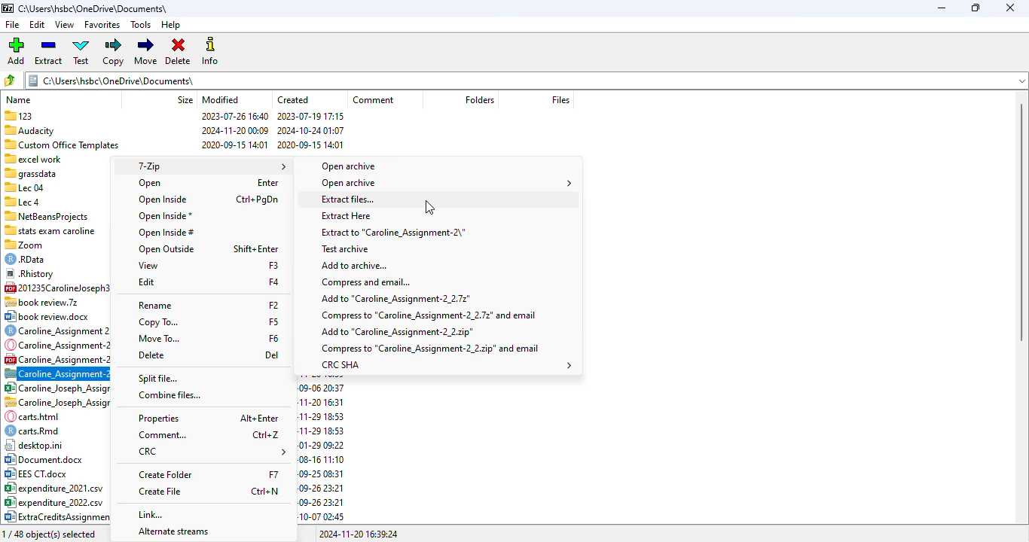  What do you see at coordinates (976, 8) in the screenshot?
I see `maximize` at bounding box center [976, 8].